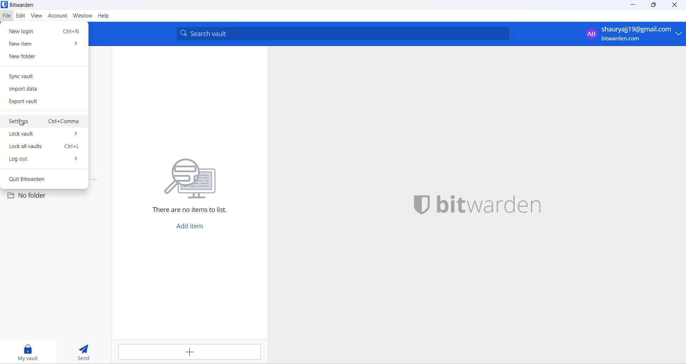  Describe the element at coordinates (37, 15) in the screenshot. I see `view` at that location.